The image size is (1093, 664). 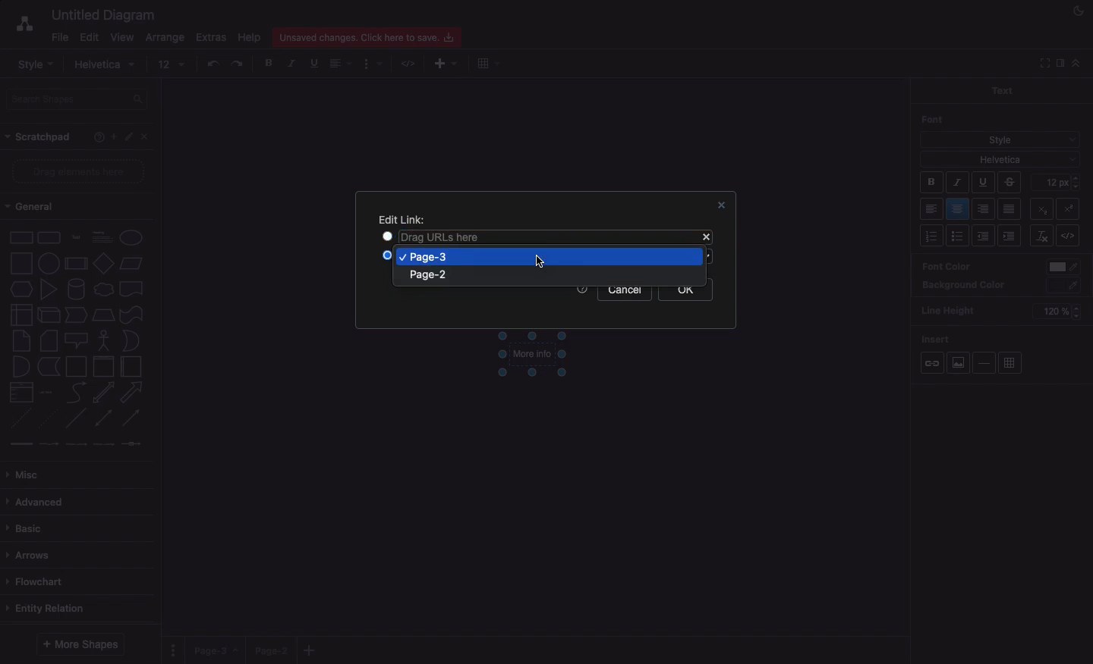 What do you see at coordinates (22, 290) in the screenshot?
I see `hexagon` at bounding box center [22, 290].